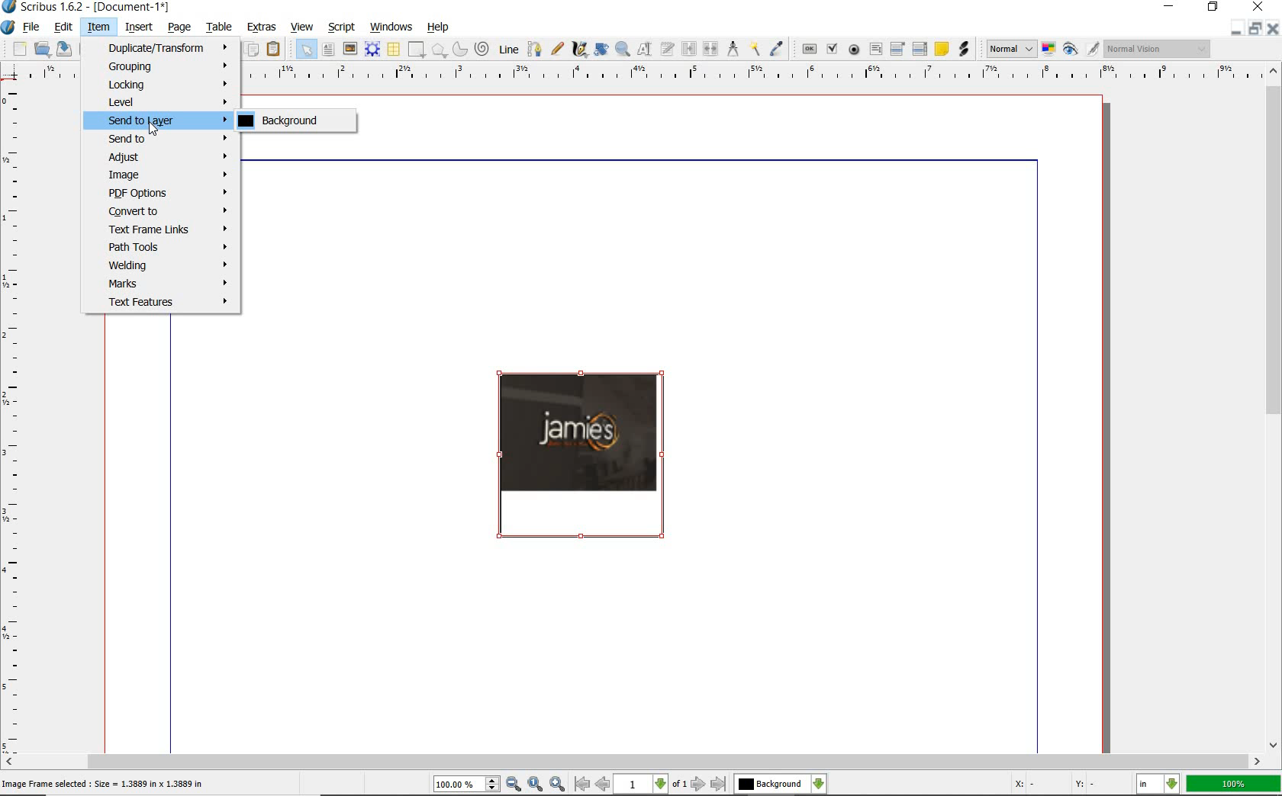 Image resolution: width=1282 pixels, height=796 pixels. What do you see at coordinates (942, 50) in the screenshot?
I see `text annotation` at bounding box center [942, 50].